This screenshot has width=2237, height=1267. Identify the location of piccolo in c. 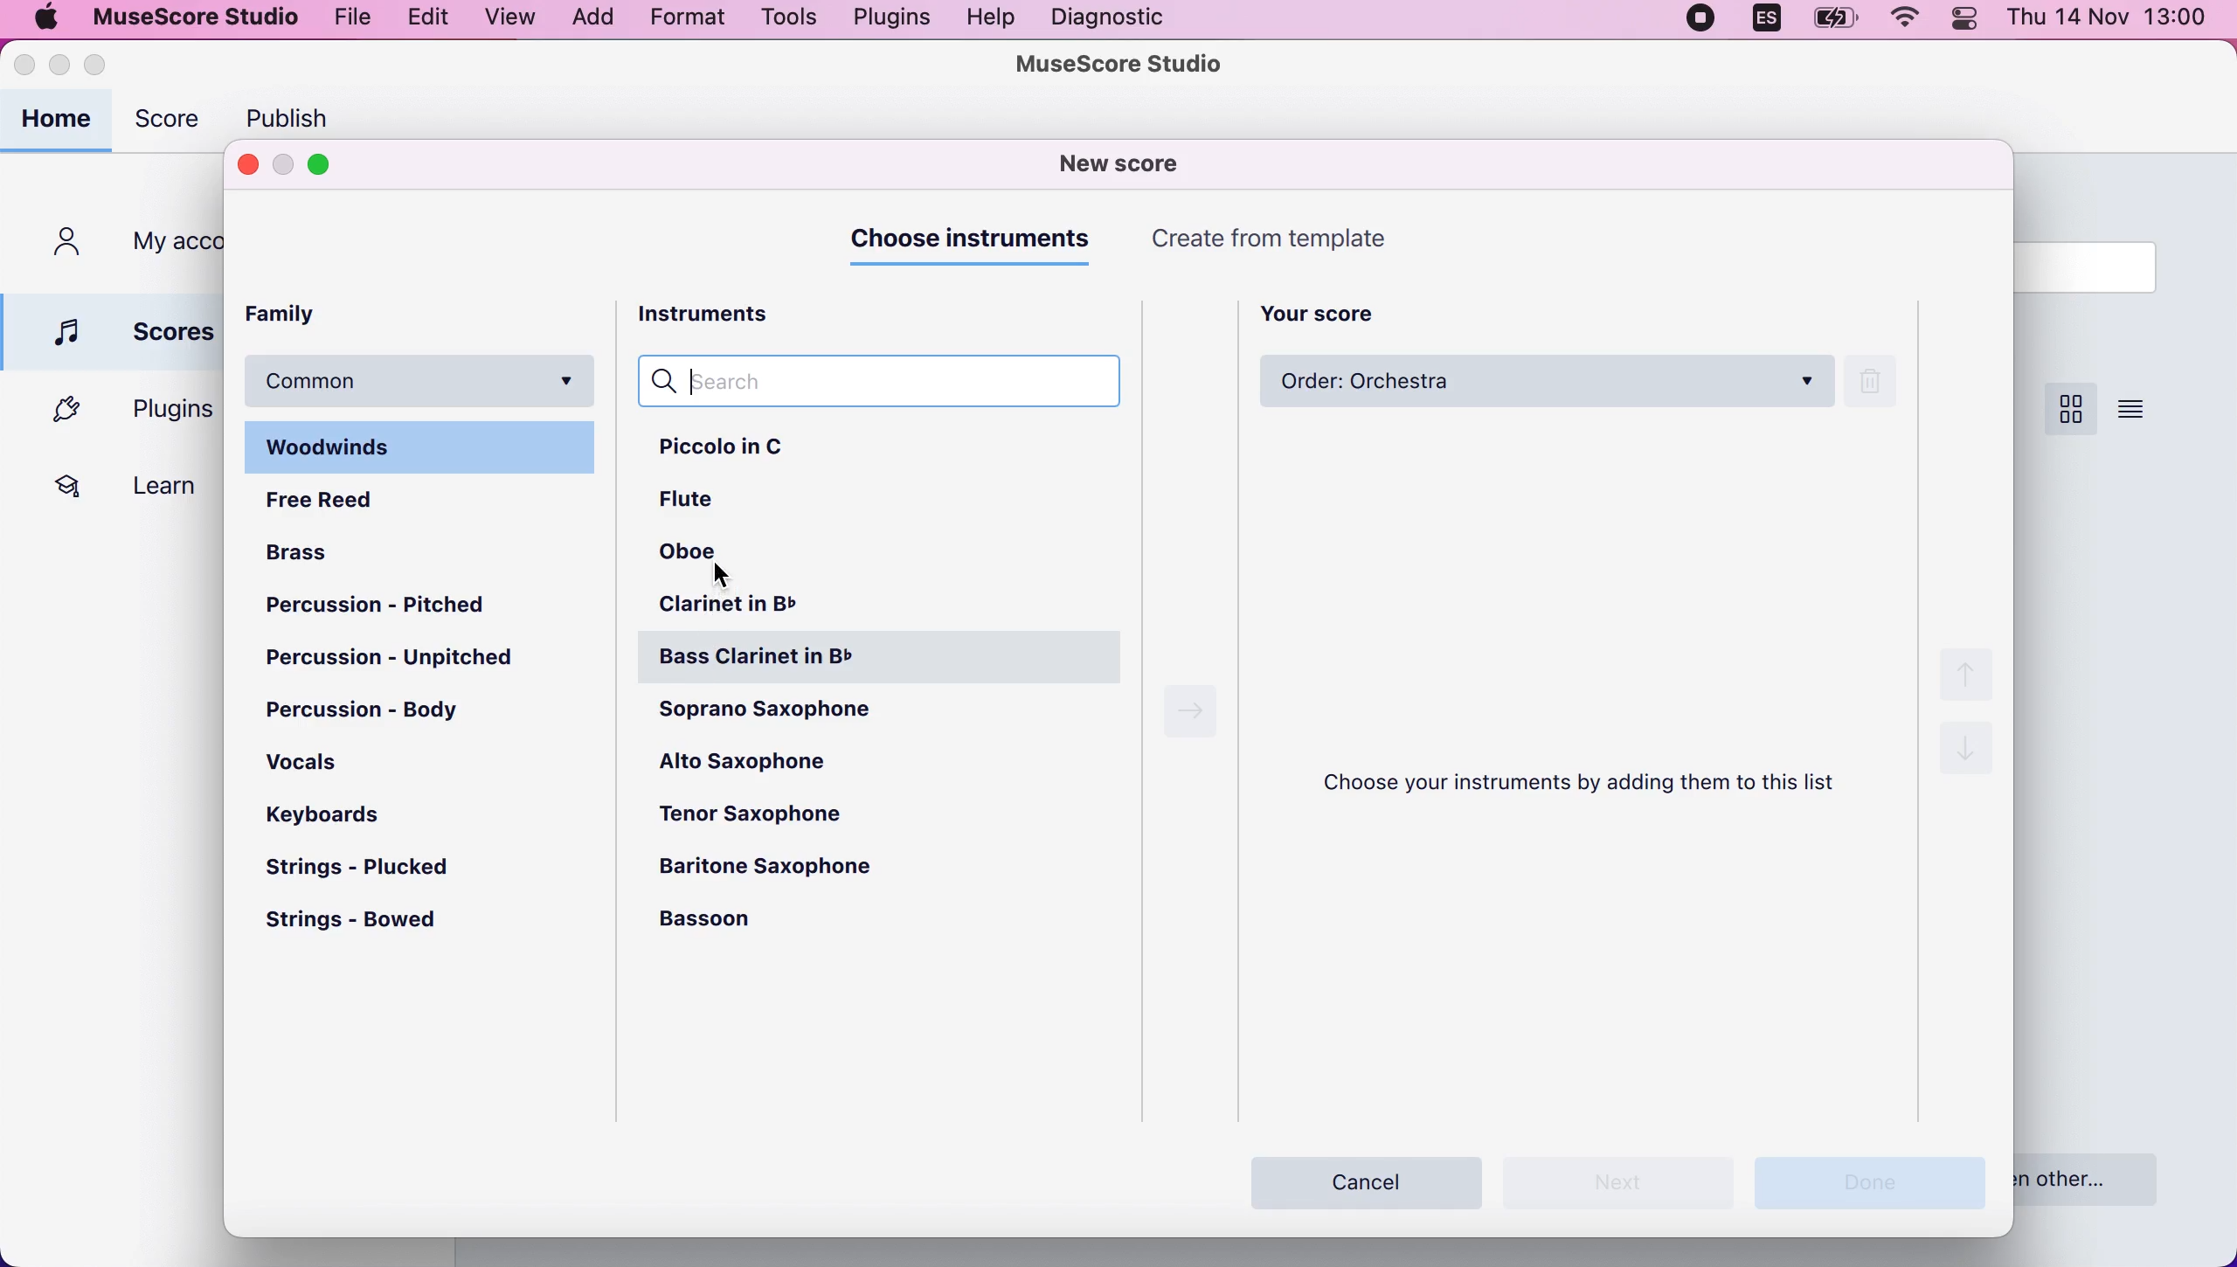
(760, 451).